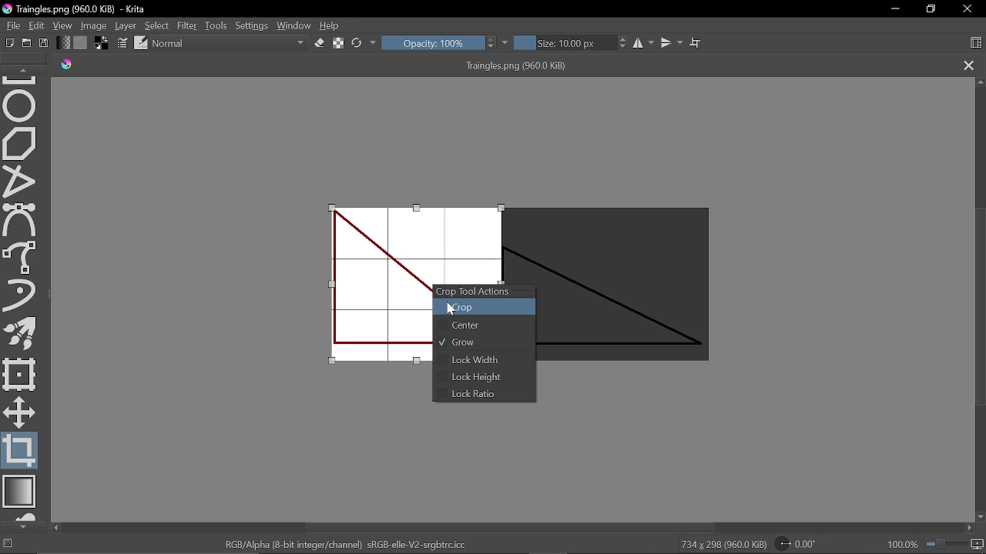 This screenshot has width=986, height=554. Describe the element at coordinates (294, 25) in the screenshot. I see `Window` at that location.